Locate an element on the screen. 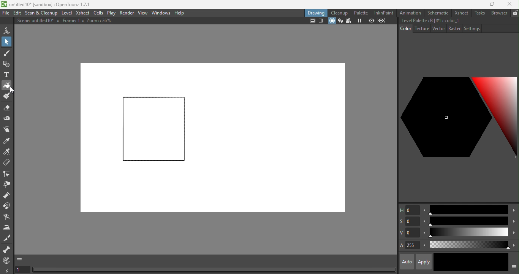  Selection tool is located at coordinates (6, 41).